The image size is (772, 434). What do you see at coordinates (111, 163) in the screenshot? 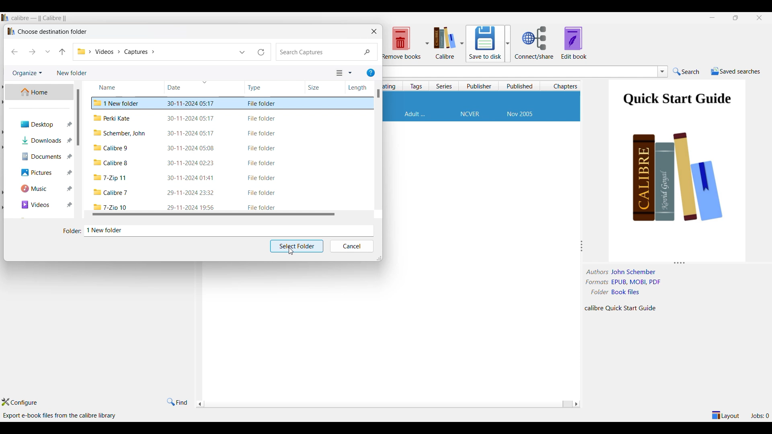
I see `folder` at bounding box center [111, 163].